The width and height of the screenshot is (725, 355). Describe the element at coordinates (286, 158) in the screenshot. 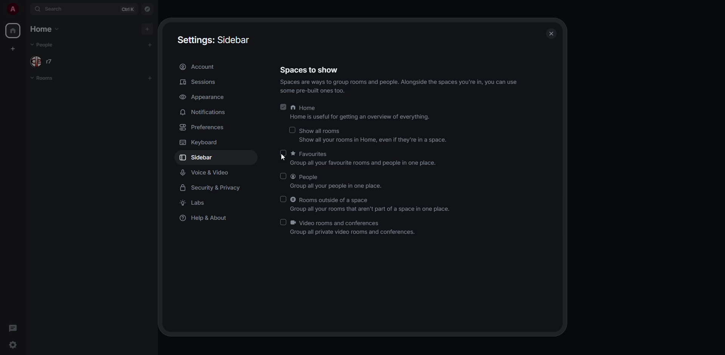

I see `cursor` at that location.